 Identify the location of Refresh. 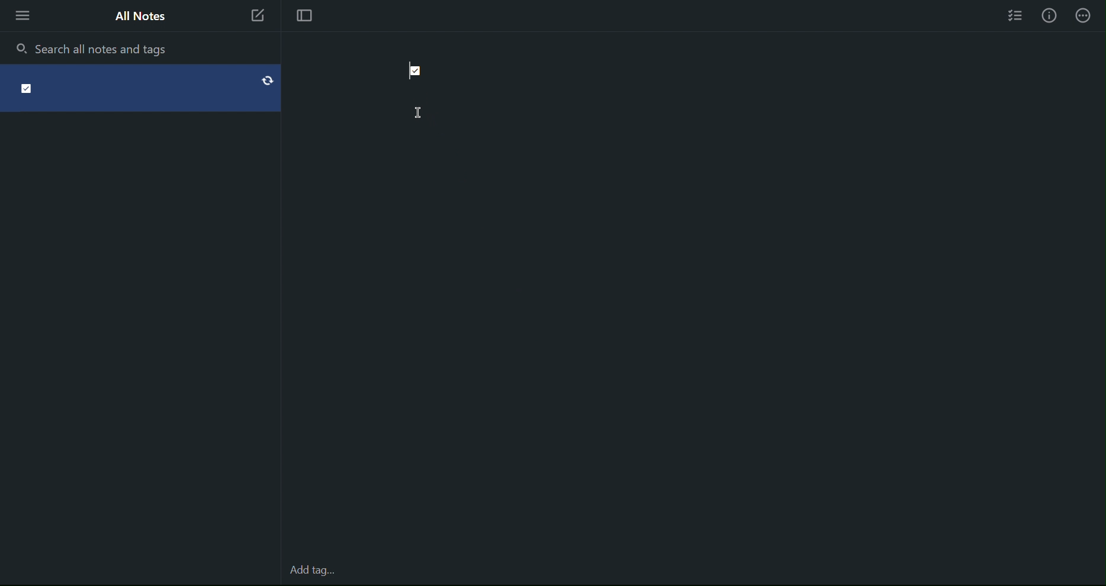
(267, 82).